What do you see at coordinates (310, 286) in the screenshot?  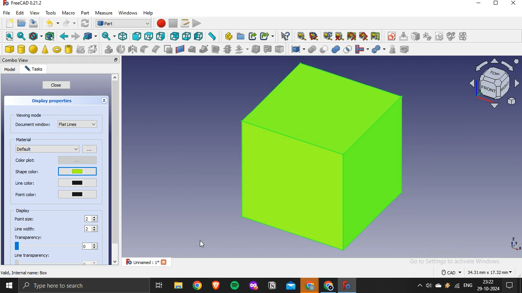 I see `google chrome` at bounding box center [310, 286].